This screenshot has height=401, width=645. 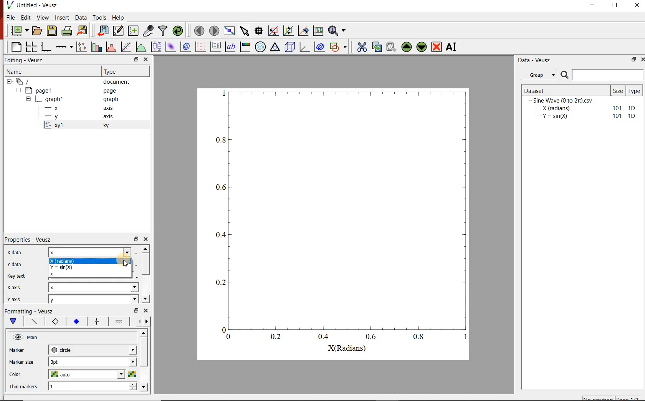 I want to click on xy, so click(x=54, y=321).